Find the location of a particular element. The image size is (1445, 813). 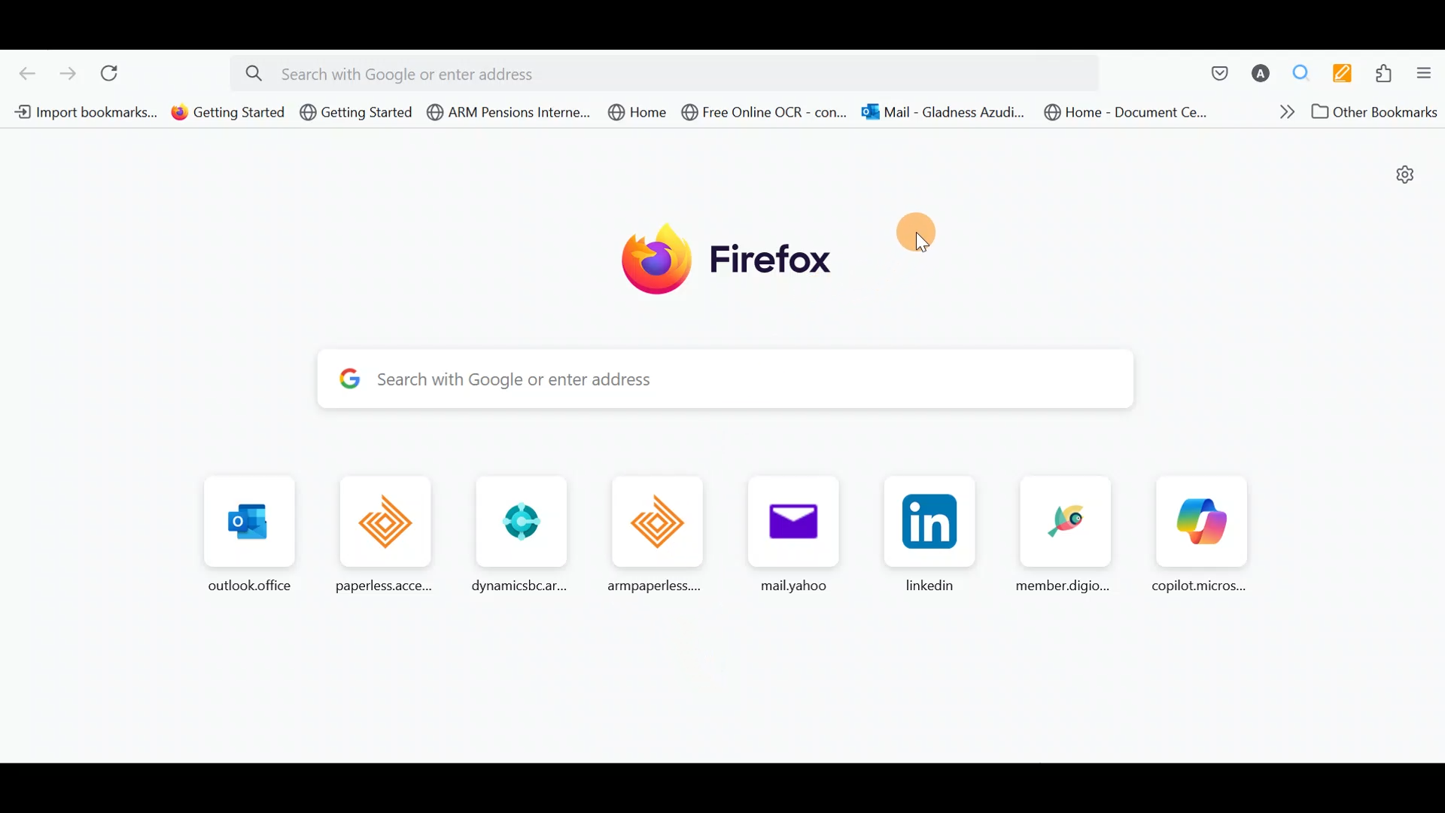

Go back one page is located at coordinates (22, 72).